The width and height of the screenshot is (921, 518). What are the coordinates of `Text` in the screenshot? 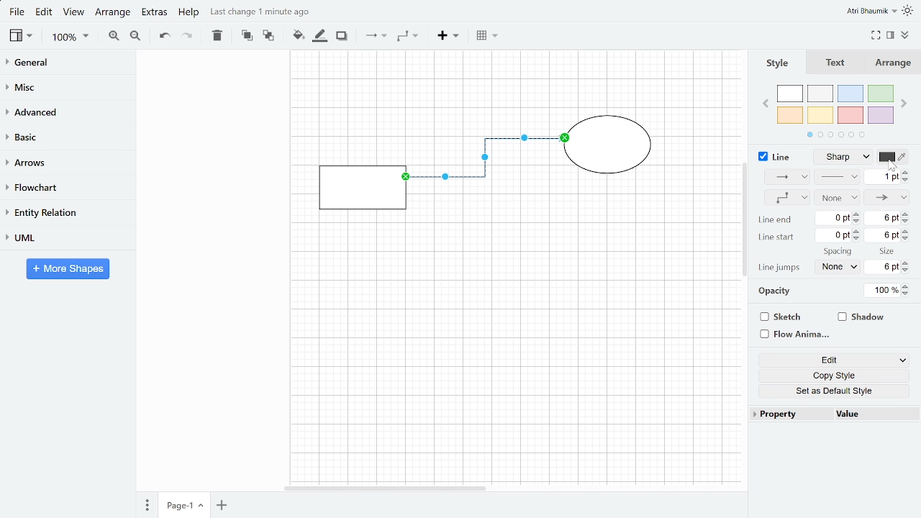 It's located at (838, 63).